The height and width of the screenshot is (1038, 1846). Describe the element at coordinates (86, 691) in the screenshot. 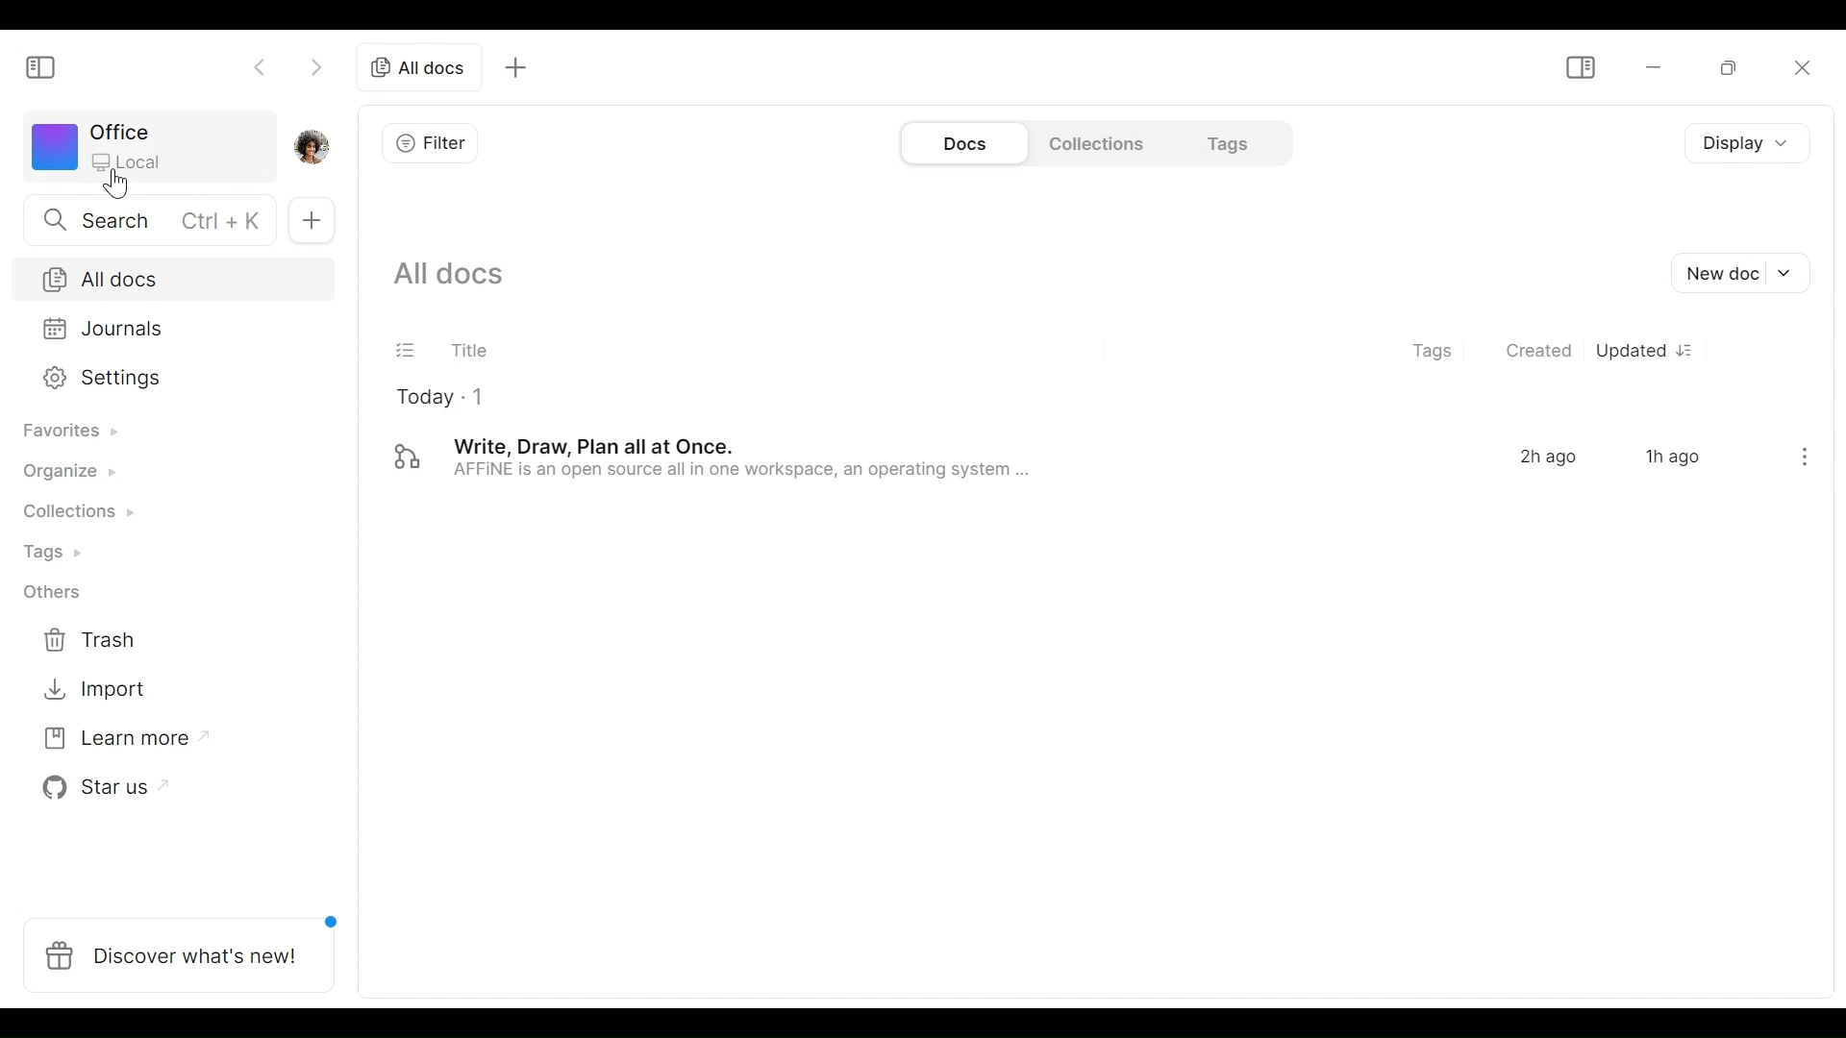

I see `Import` at that location.